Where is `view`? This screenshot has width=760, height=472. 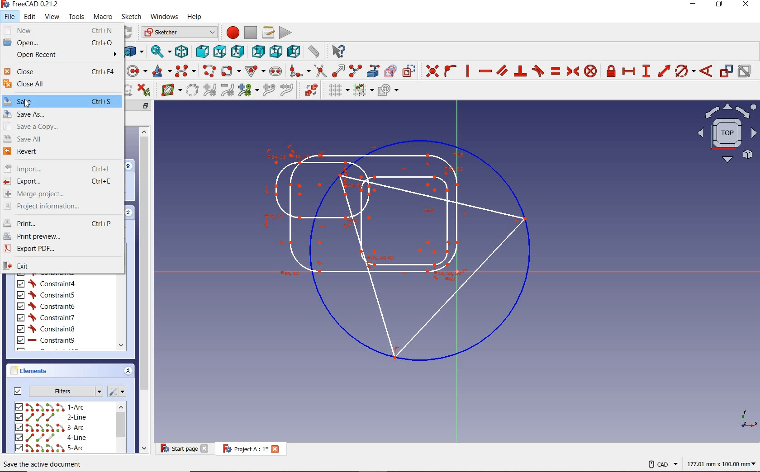
view is located at coordinates (52, 18).